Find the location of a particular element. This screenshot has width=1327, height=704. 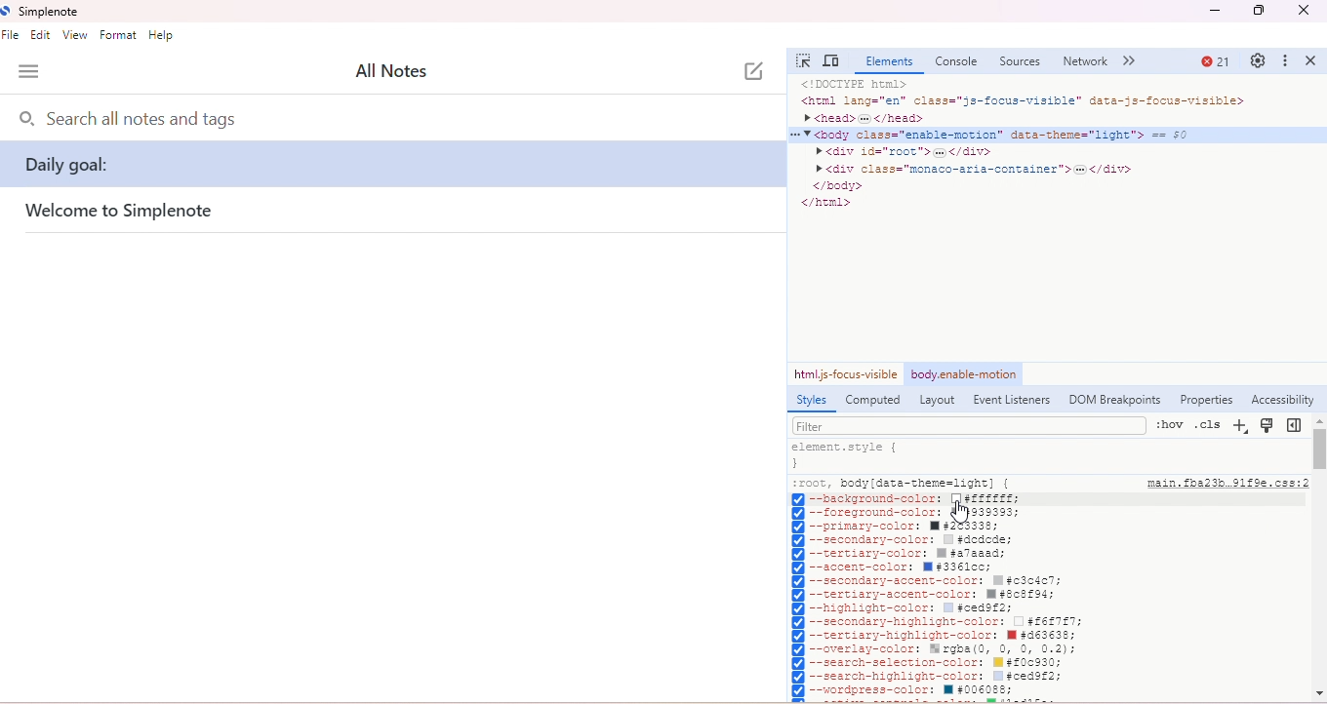

select element is located at coordinates (804, 60).